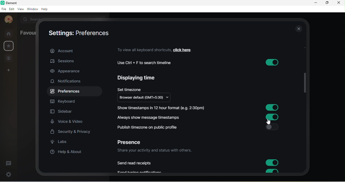 This screenshot has width=345, height=182. Describe the element at coordinates (132, 141) in the screenshot. I see `presence` at that location.